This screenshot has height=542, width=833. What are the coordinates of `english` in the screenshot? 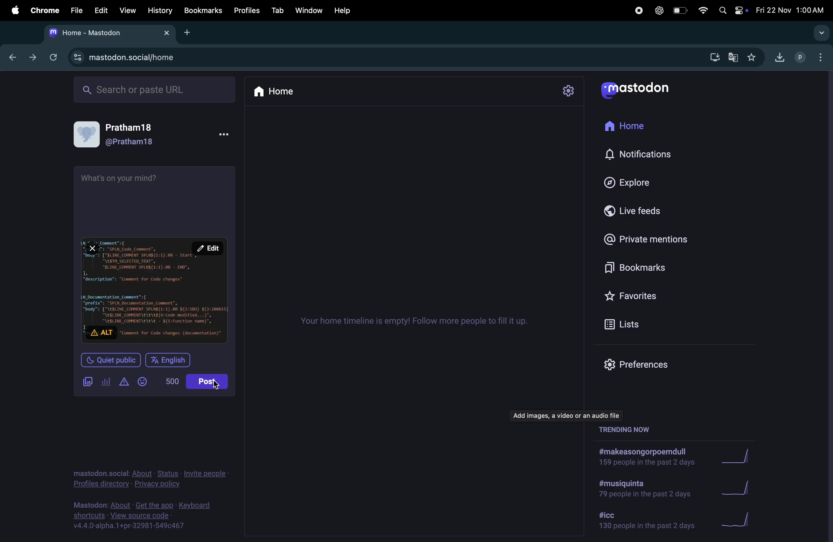 It's located at (171, 360).